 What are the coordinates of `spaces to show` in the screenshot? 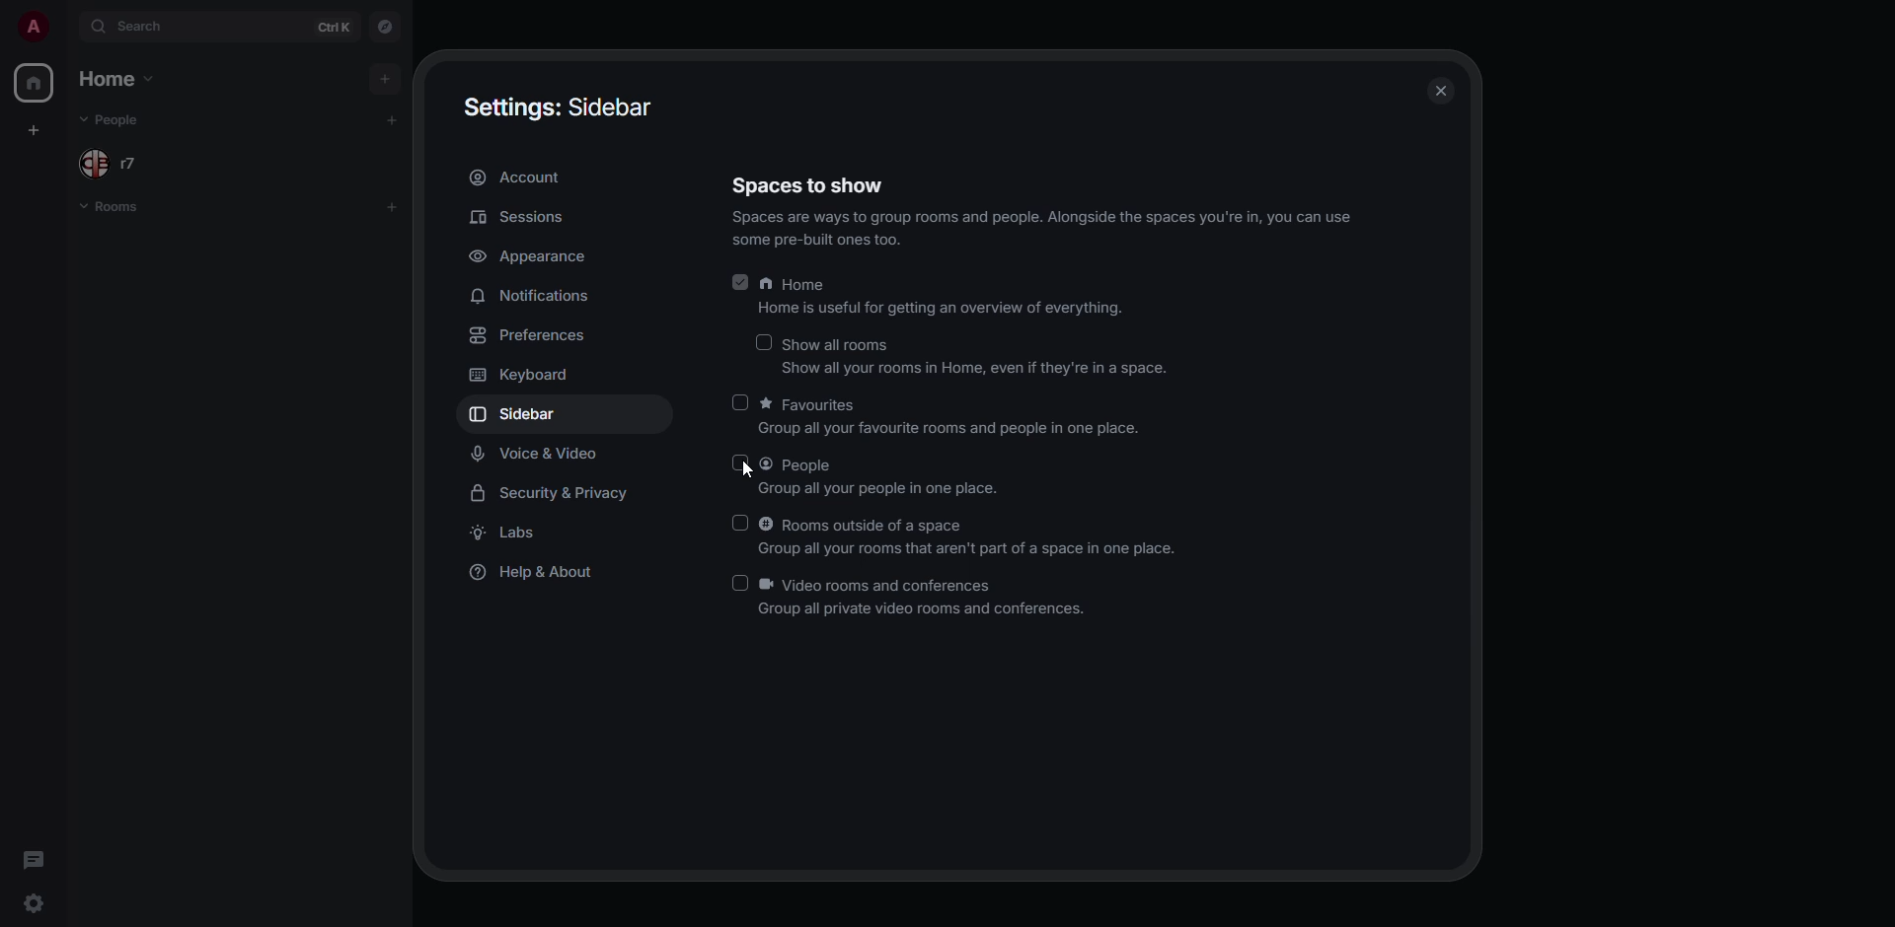 It's located at (815, 184).